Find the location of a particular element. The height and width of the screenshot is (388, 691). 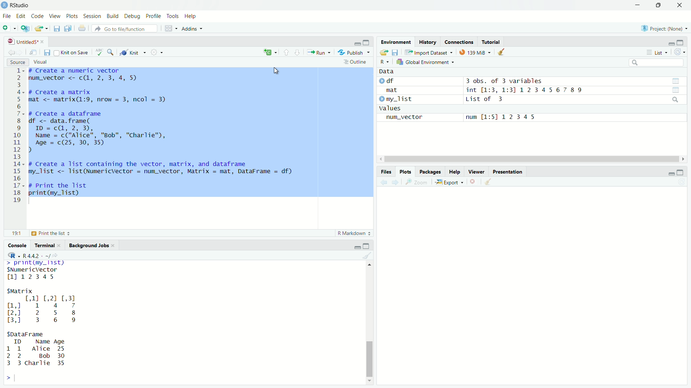

add script is located at coordinates (25, 29).